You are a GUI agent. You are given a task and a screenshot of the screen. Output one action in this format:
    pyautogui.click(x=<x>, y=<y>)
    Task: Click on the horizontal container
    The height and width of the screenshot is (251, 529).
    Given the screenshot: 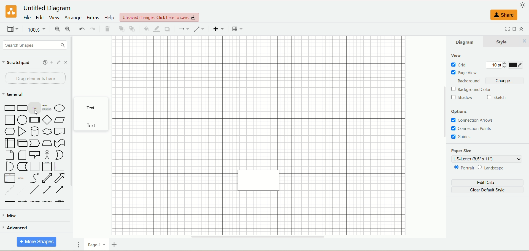 What is the action you would take?
    pyautogui.click(x=59, y=166)
    